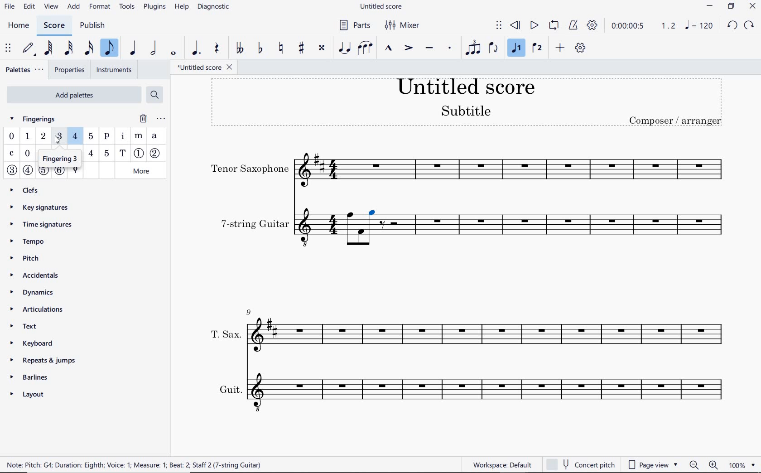 Image resolution: width=761 pixels, height=473 pixels. What do you see at coordinates (154, 9) in the screenshot?
I see `PLUGINS` at bounding box center [154, 9].